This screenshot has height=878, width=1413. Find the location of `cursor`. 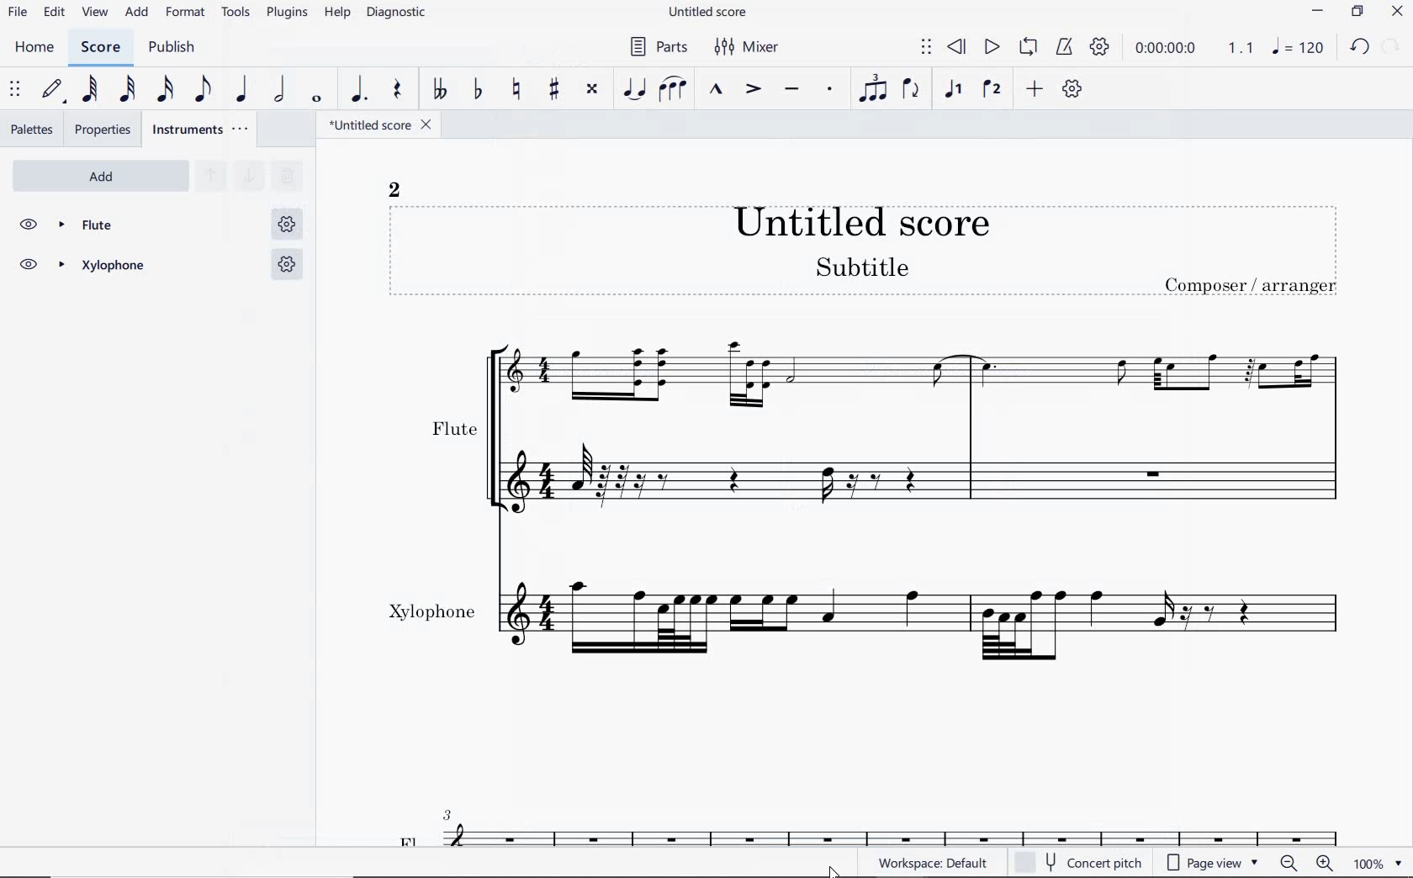

cursor is located at coordinates (829, 870).